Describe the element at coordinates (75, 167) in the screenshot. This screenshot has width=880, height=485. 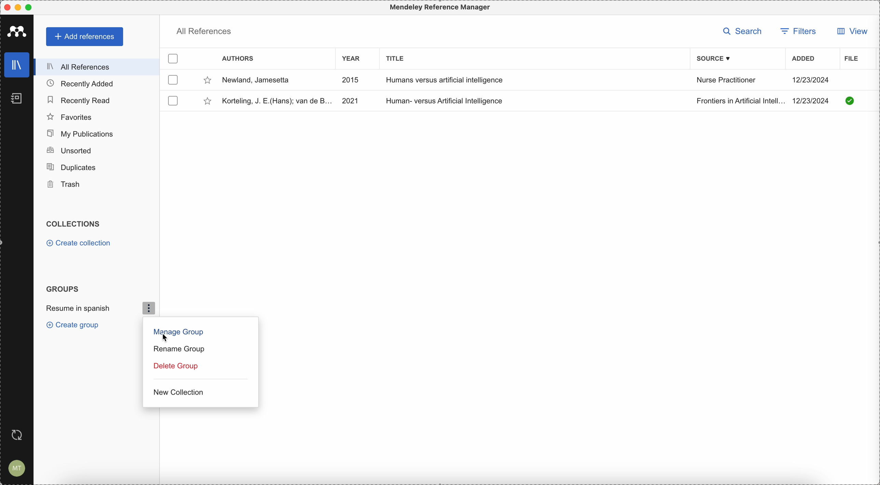
I see `duplicates` at that location.